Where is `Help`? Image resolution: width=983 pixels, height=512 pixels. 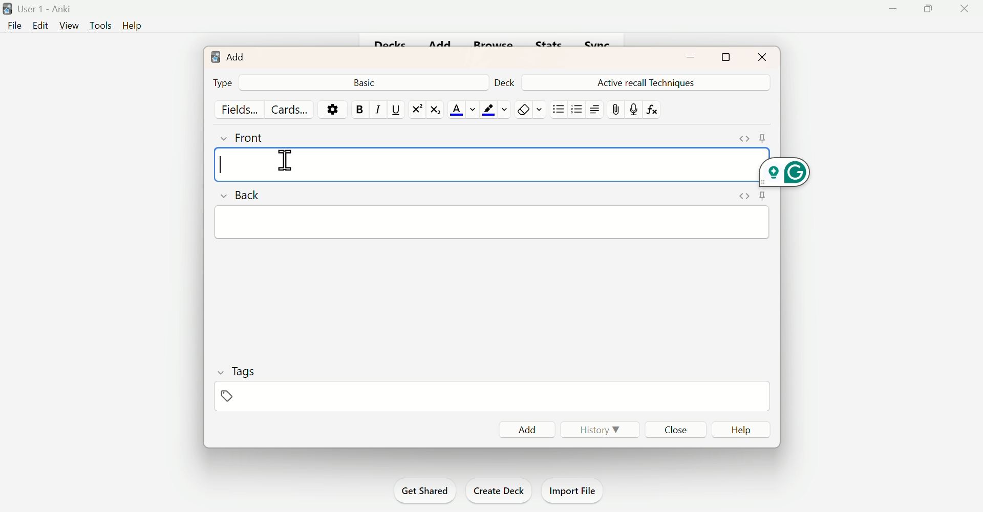
Help is located at coordinates (133, 27).